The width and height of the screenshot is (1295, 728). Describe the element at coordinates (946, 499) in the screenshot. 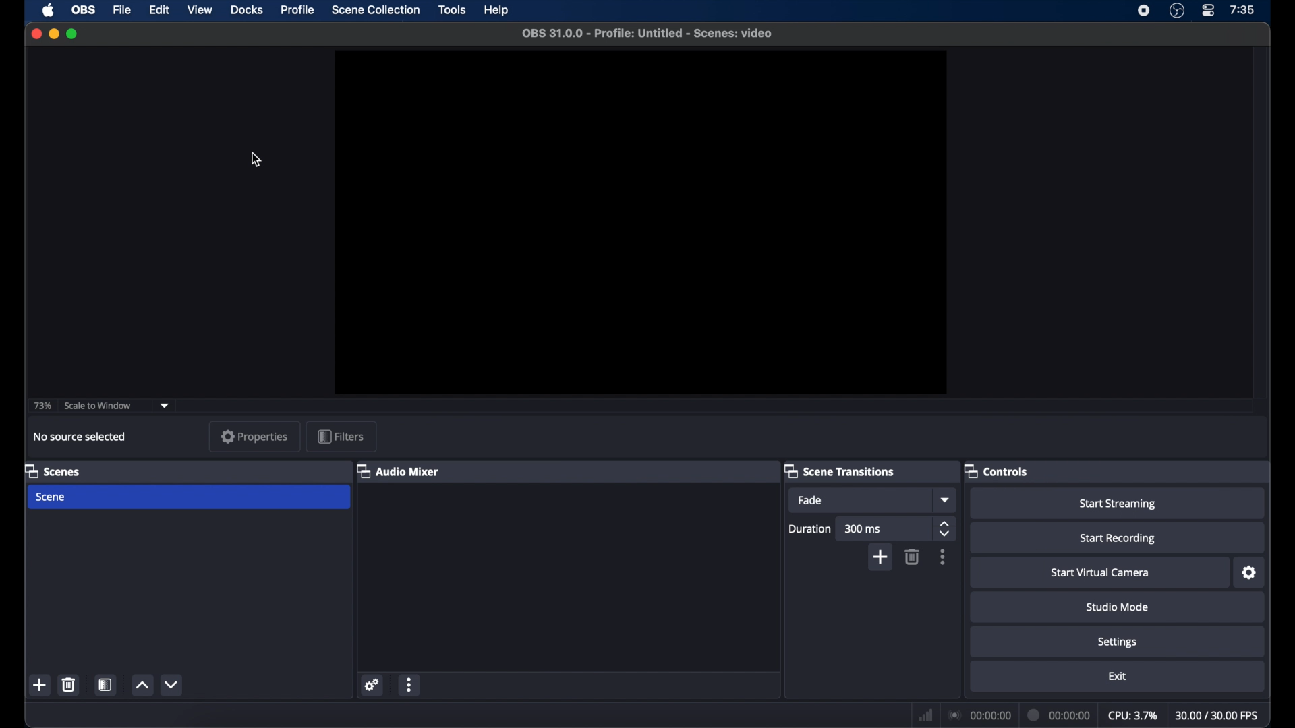

I see `dropdown` at that location.